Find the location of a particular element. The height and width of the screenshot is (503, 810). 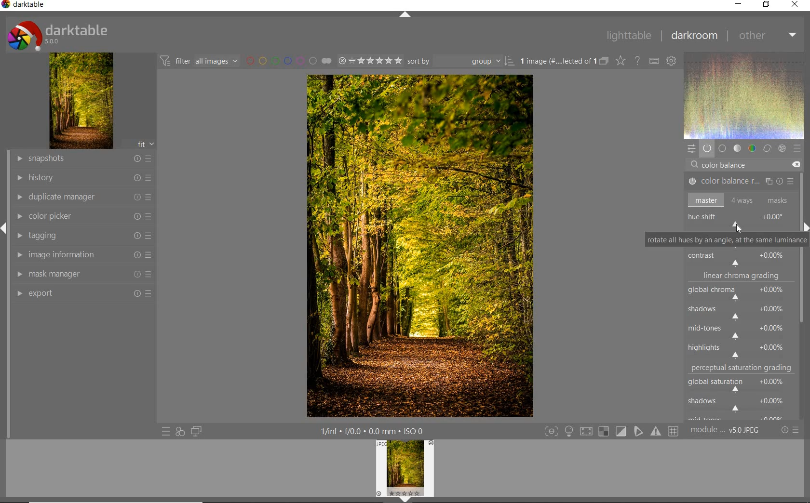

system logo or name is located at coordinates (61, 35).